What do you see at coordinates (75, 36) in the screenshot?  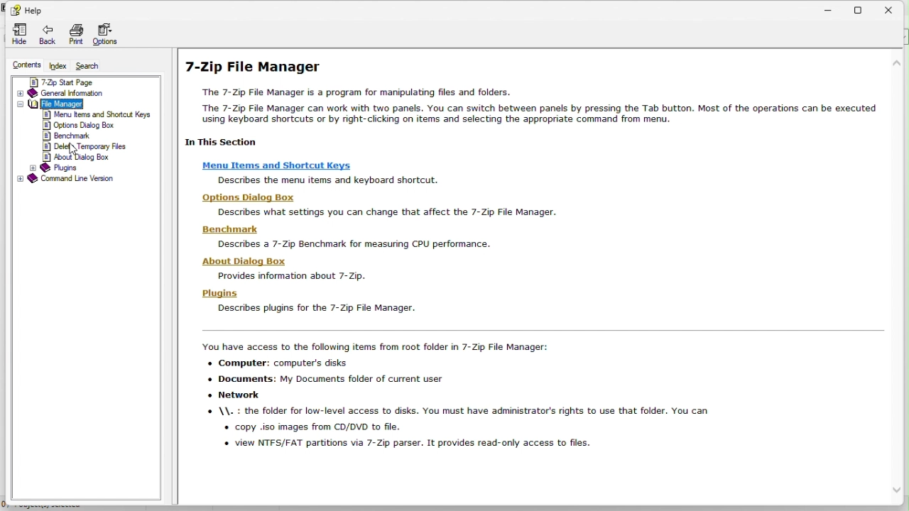 I see `Print` at bounding box center [75, 36].